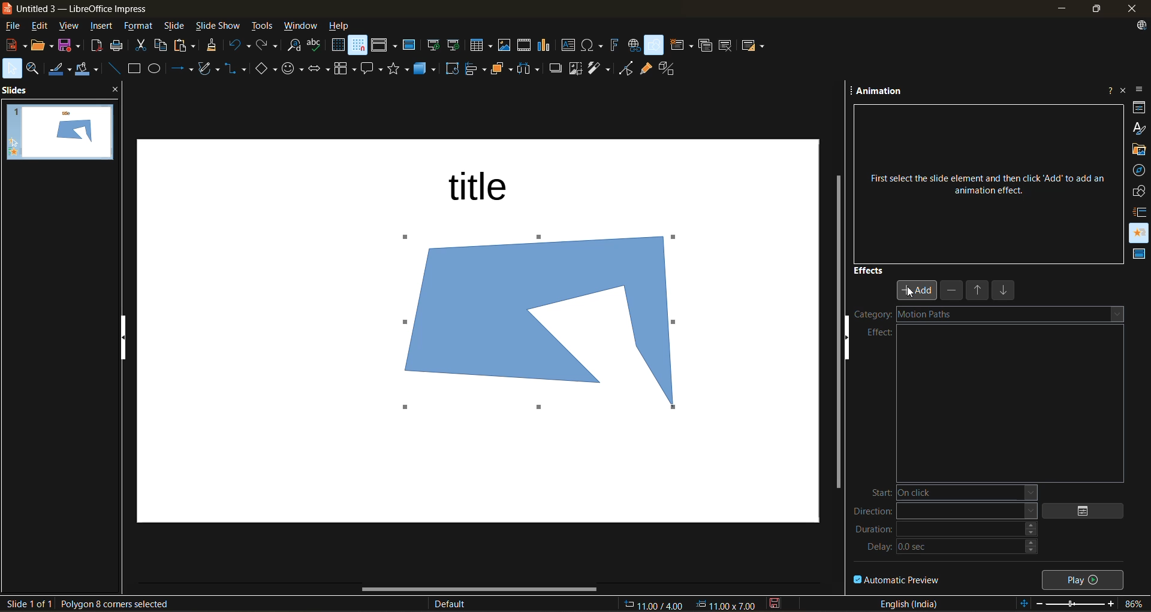 Image resolution: width=1151 pixels, height=612 pixels. I want to click on line color, so click(61, 69).